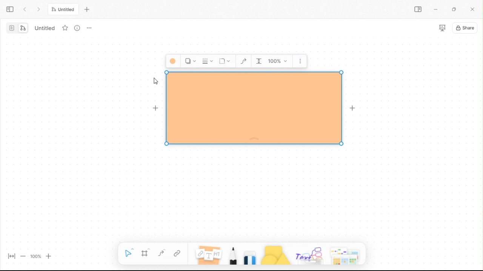 The width and height of the screenshot is (483, 271). What do you see at coordinates (259, 61) in the screenshot?
I see `Indentation` at bounding box center [259, 61].